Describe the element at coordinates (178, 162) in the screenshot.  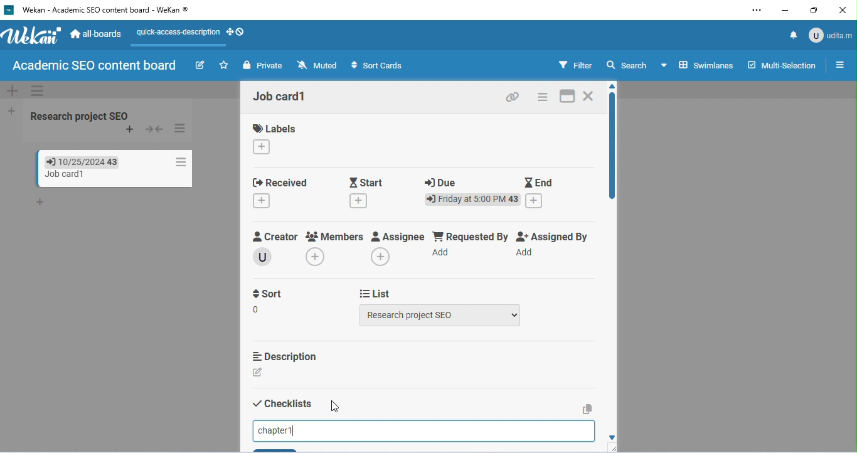
I see `card actions` at that location.